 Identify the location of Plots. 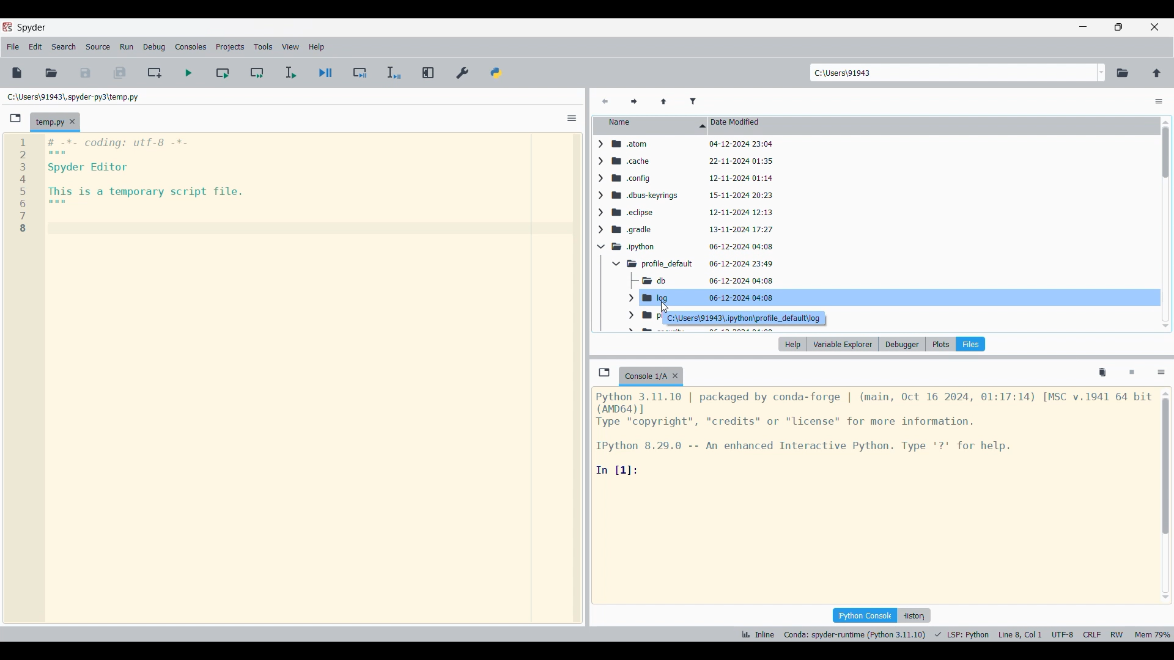
(940, 344).